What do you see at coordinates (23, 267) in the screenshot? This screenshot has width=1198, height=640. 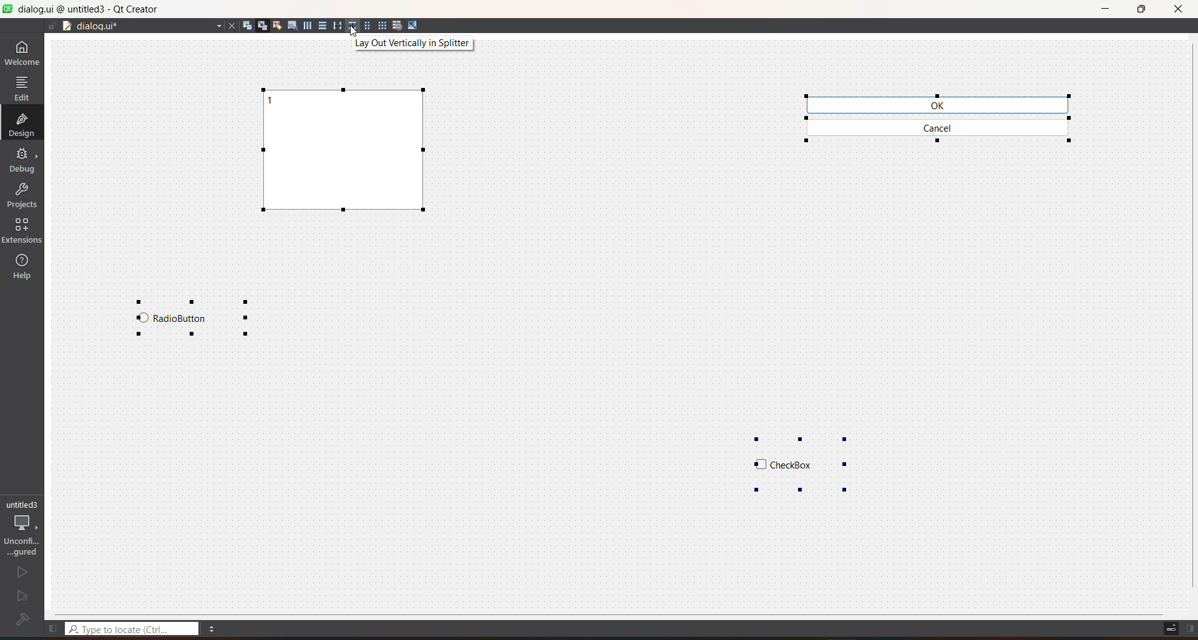 I see `help` at bounding box center [23, 267].